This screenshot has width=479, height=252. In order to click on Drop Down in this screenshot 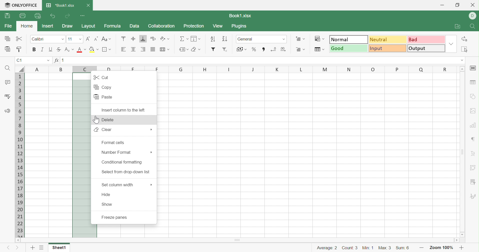, I will do `click(200, 39)`.